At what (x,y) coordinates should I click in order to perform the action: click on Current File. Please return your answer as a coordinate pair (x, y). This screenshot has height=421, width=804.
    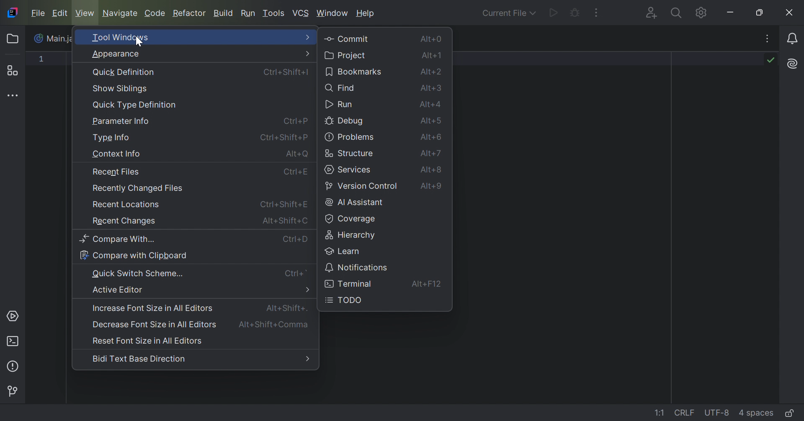
    Looking at the image, I should click on (507, 13).